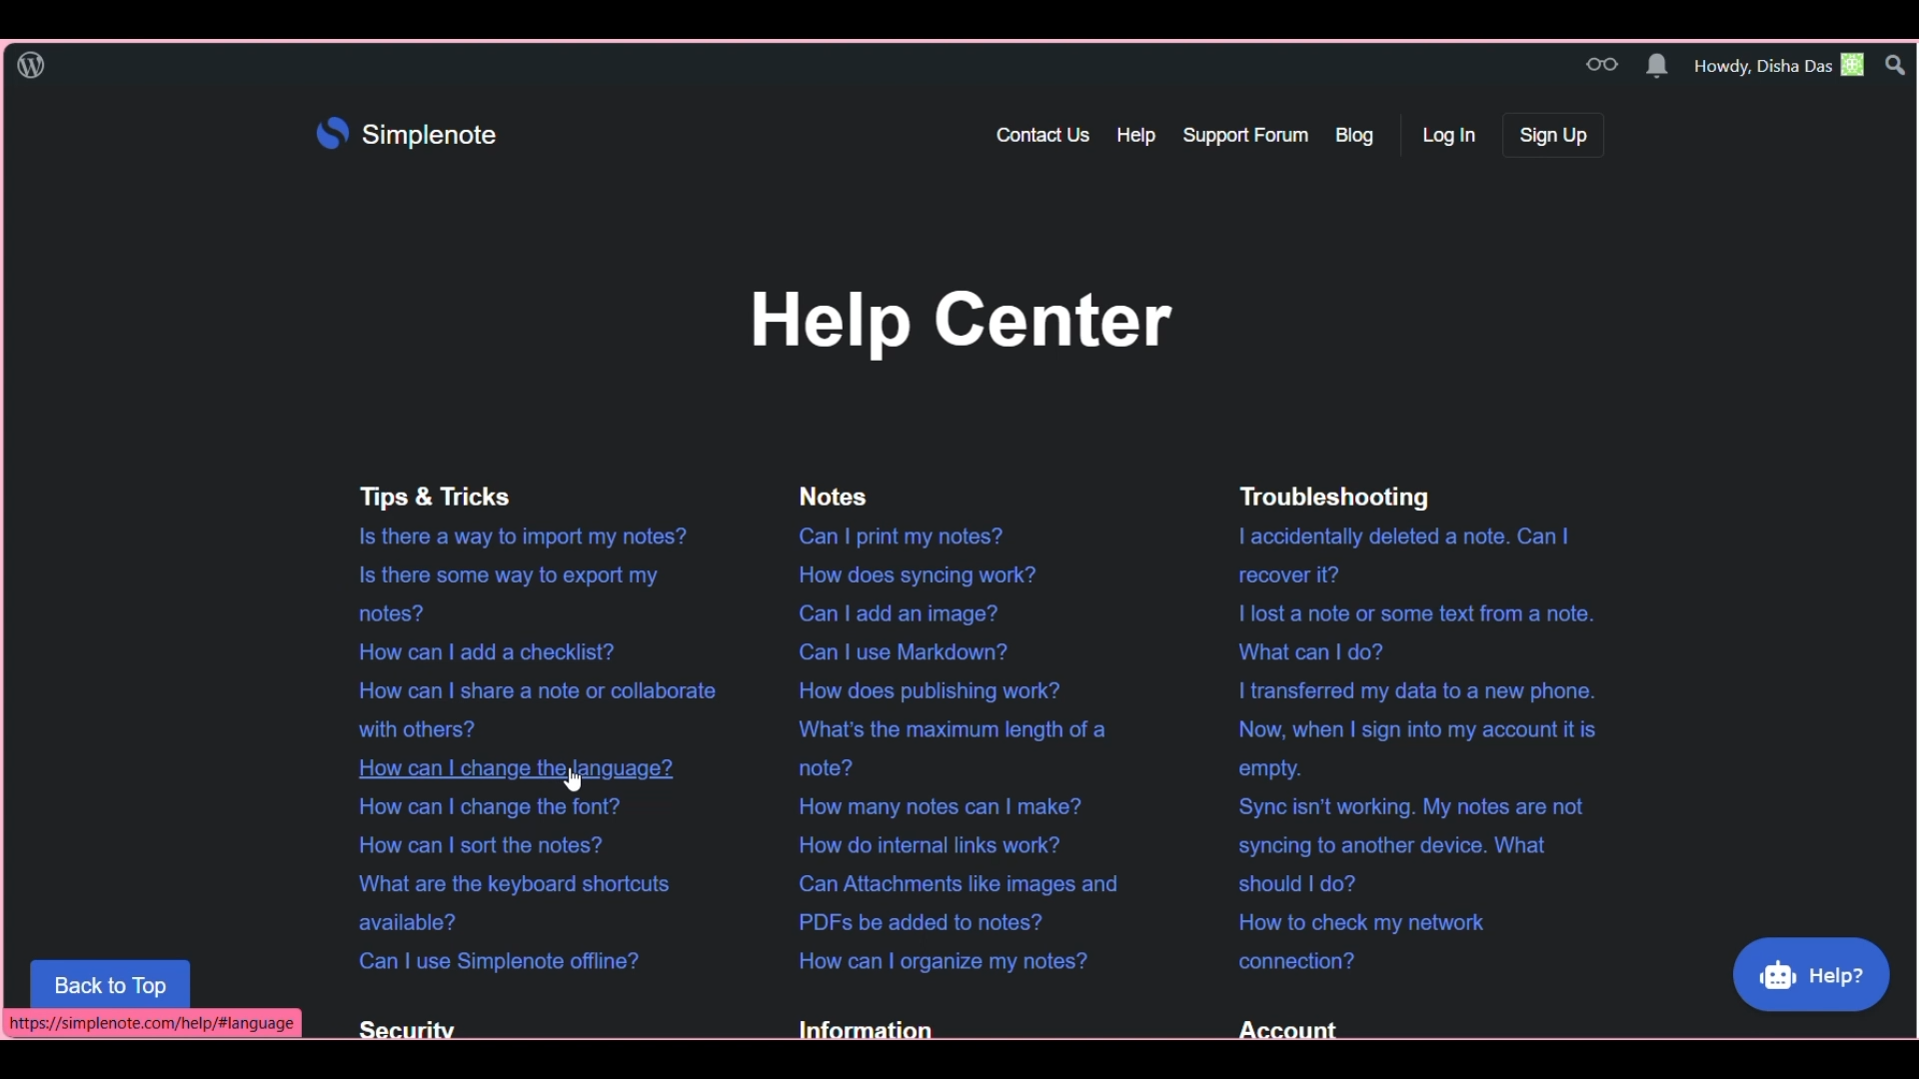  Describe the element at coordinates (400, 1029) in the screenshot. I see `Security _` at that location.